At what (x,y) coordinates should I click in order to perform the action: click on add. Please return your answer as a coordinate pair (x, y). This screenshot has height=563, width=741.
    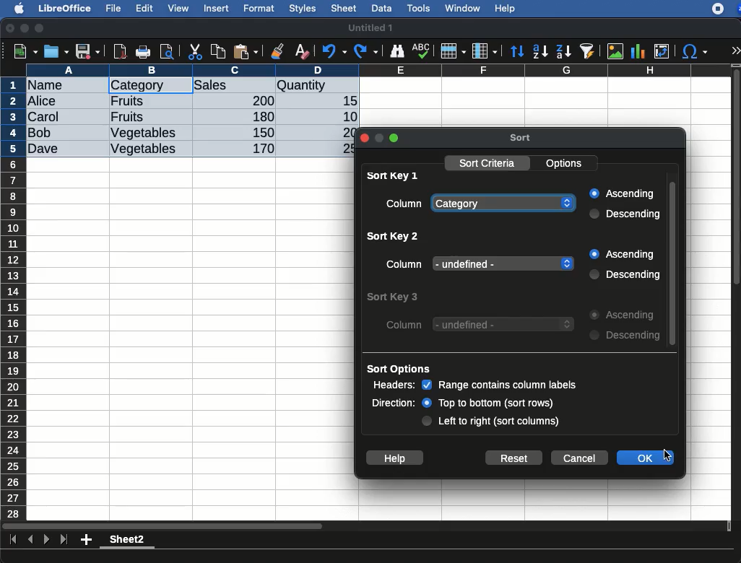
    Looking at the image, I should click on (87, 539).